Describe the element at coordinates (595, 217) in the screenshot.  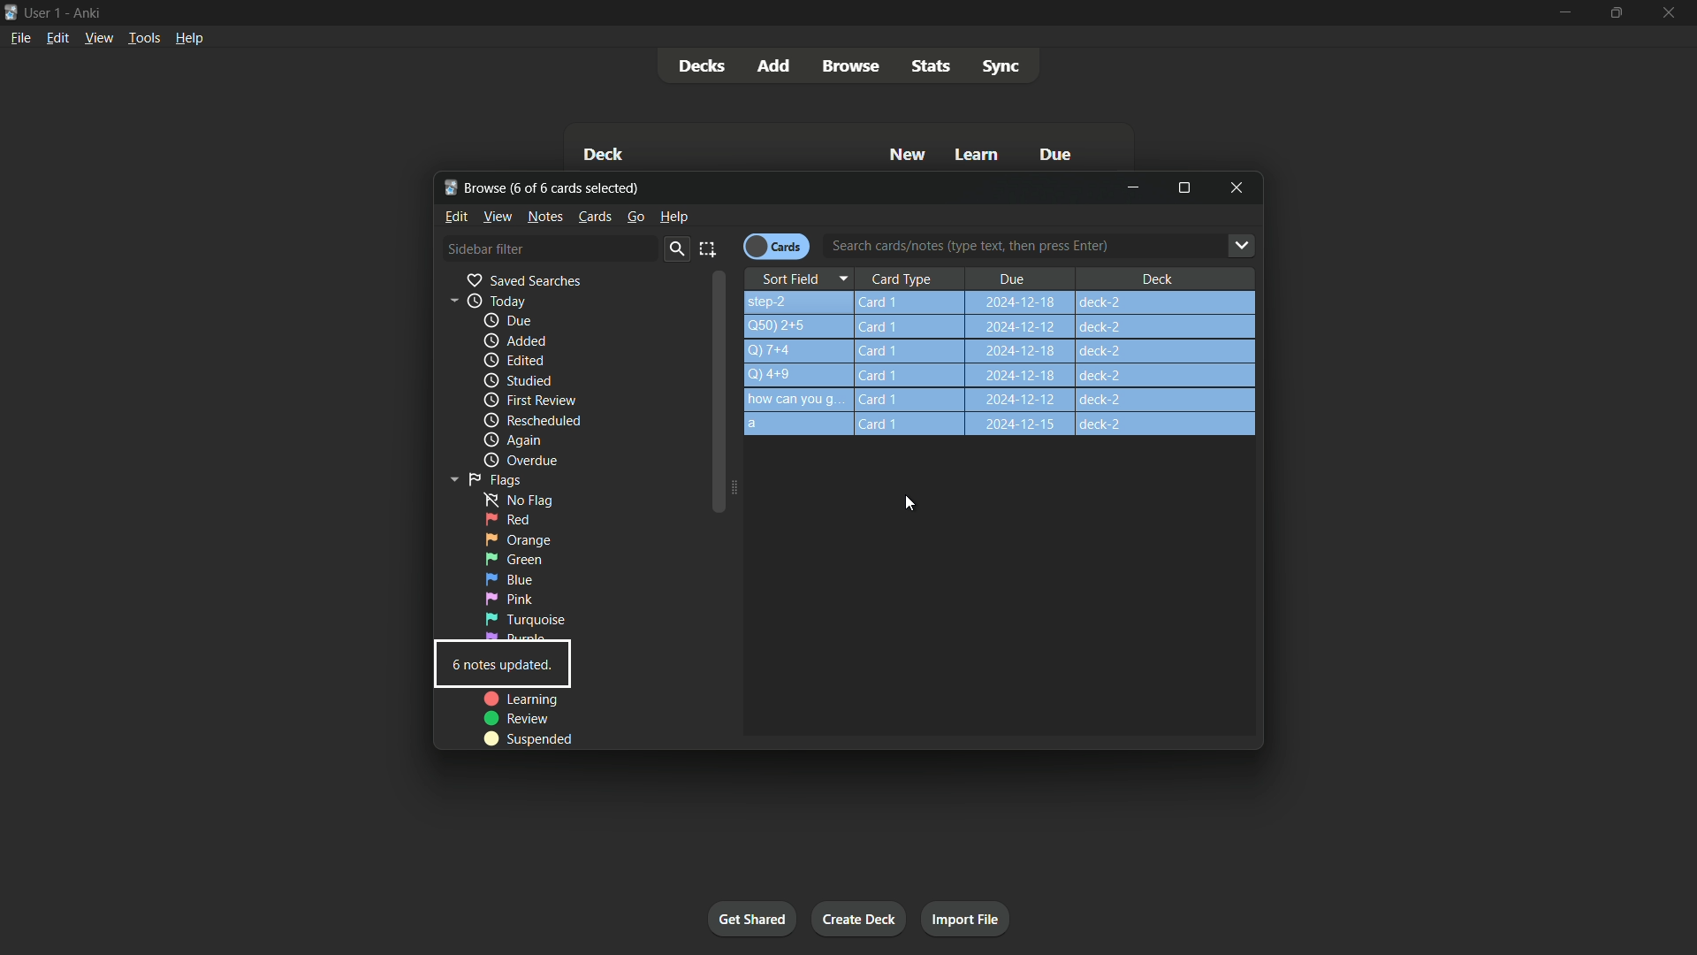
I see `Cards` at that location.